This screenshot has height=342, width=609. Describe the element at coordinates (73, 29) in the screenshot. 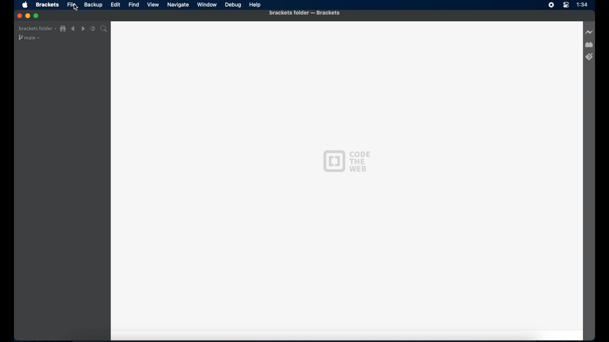

I see `Navigate backward` at that location.